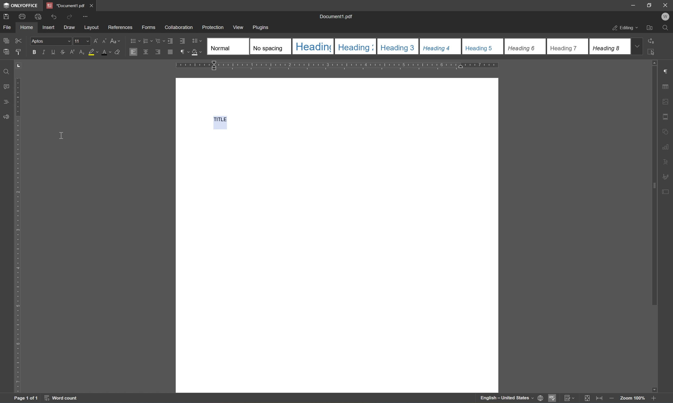 The width and height of the screenshot is (673, 403). I want to click on subscript, so click(82, 52).